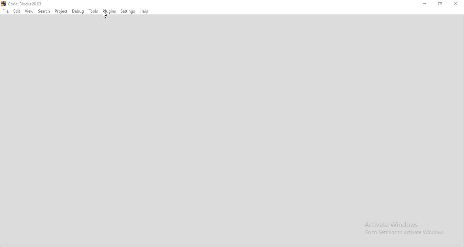 The image size is (464, 247). What do you see at coordinates (93, 12) in the screenshot?
I see `Tools` at bounding box center [93, 12].